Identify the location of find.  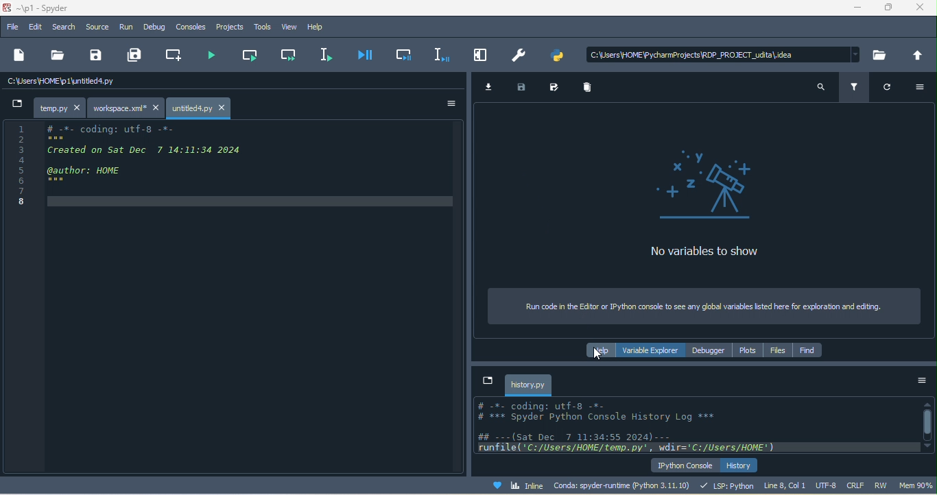
(809, 352).